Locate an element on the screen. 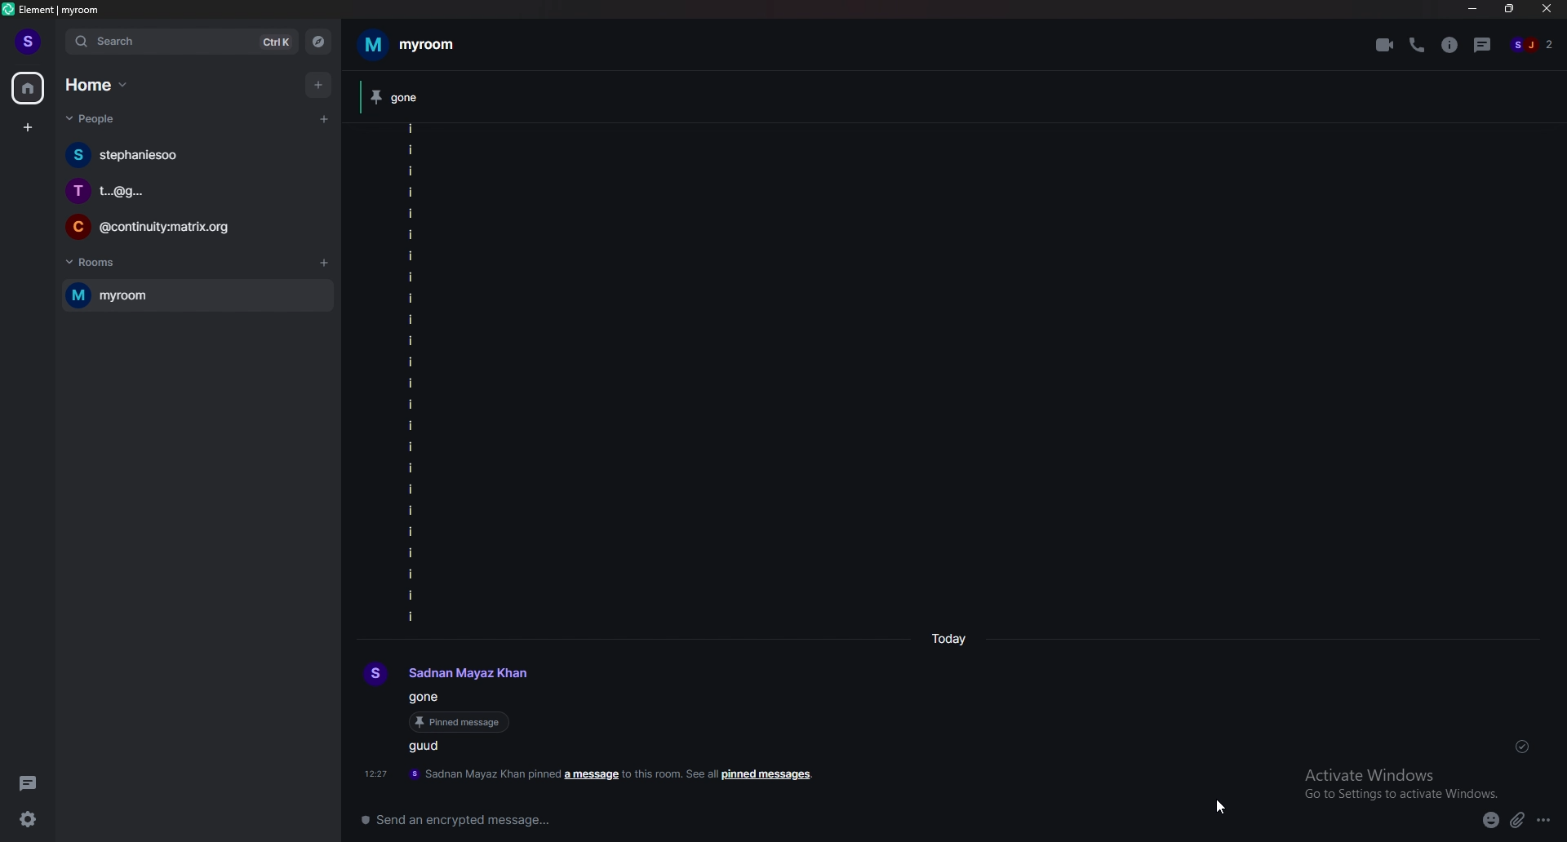 The image size is (1567, 842). room is located at coordinates (198, 294).